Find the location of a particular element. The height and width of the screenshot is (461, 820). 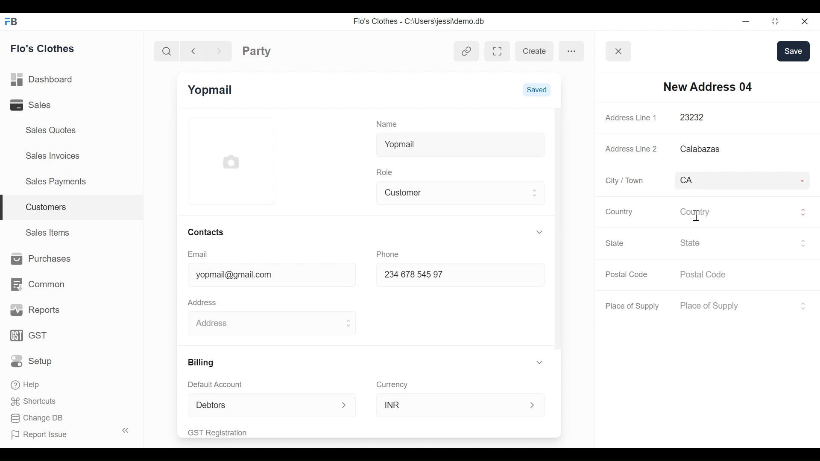

Role is located at coordinates (386, 171).